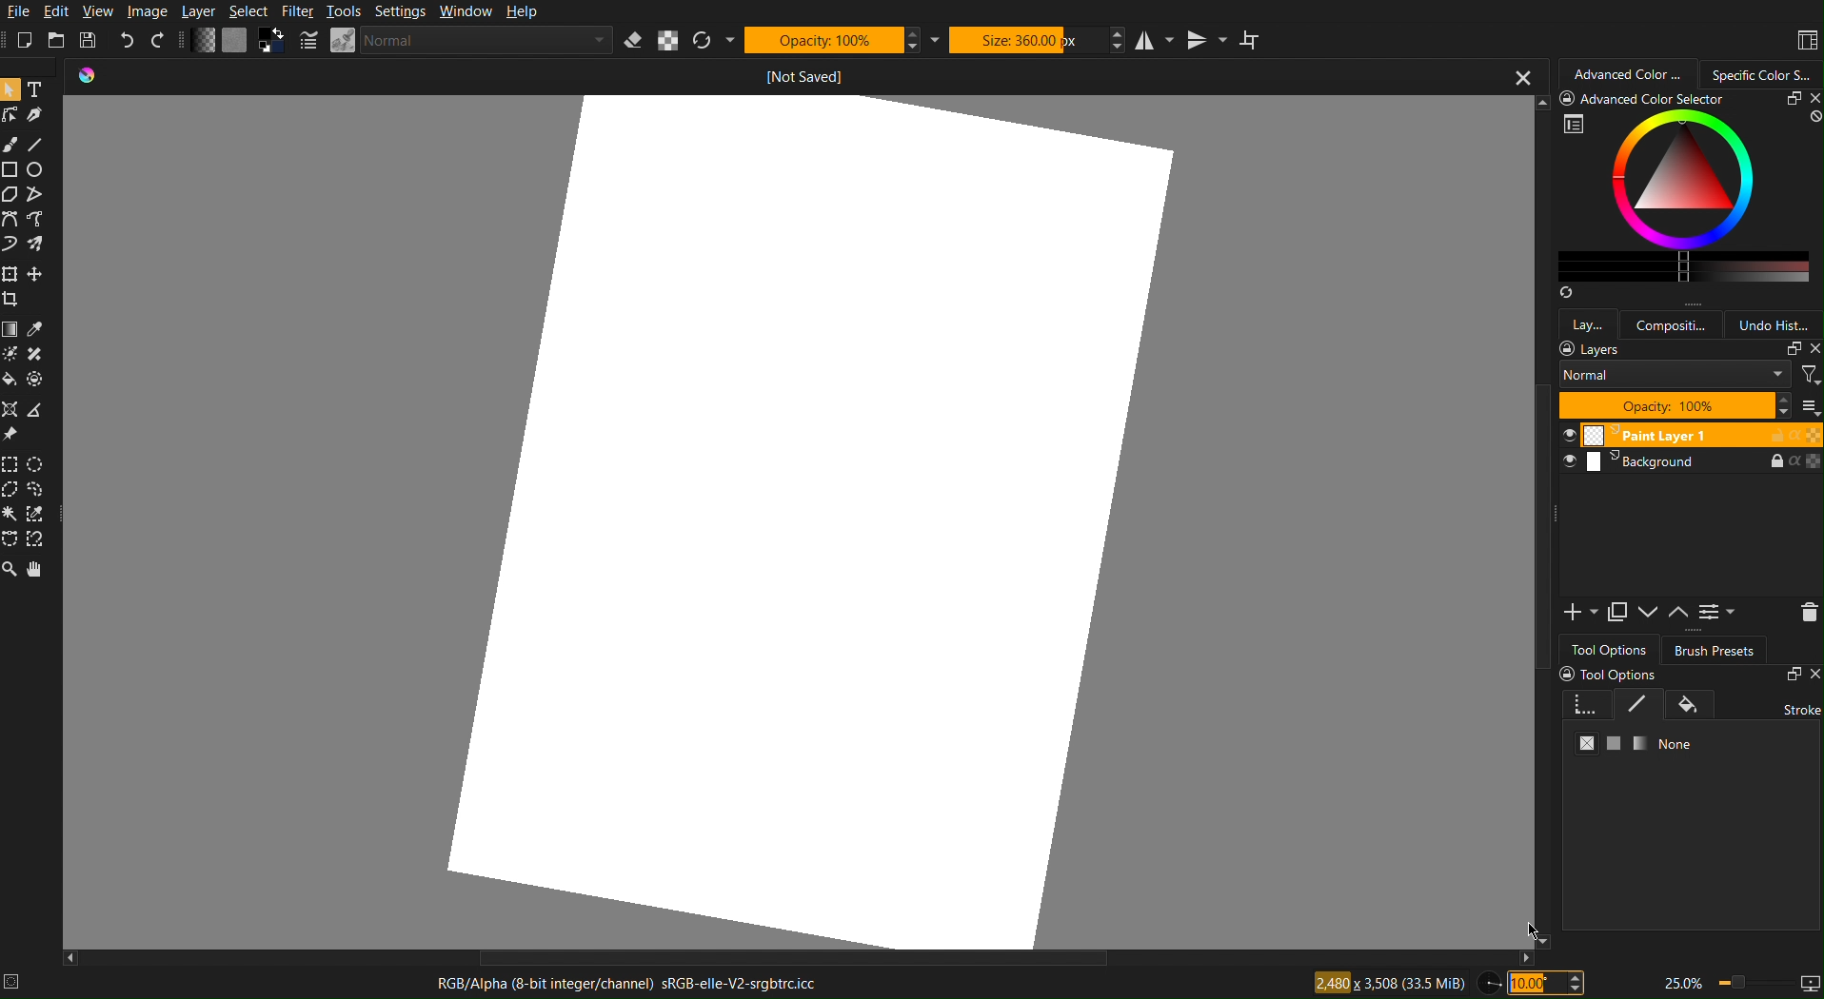 The height and width of the screenshot is (999, 1824). I want to click on filter, so click(1810, 374).